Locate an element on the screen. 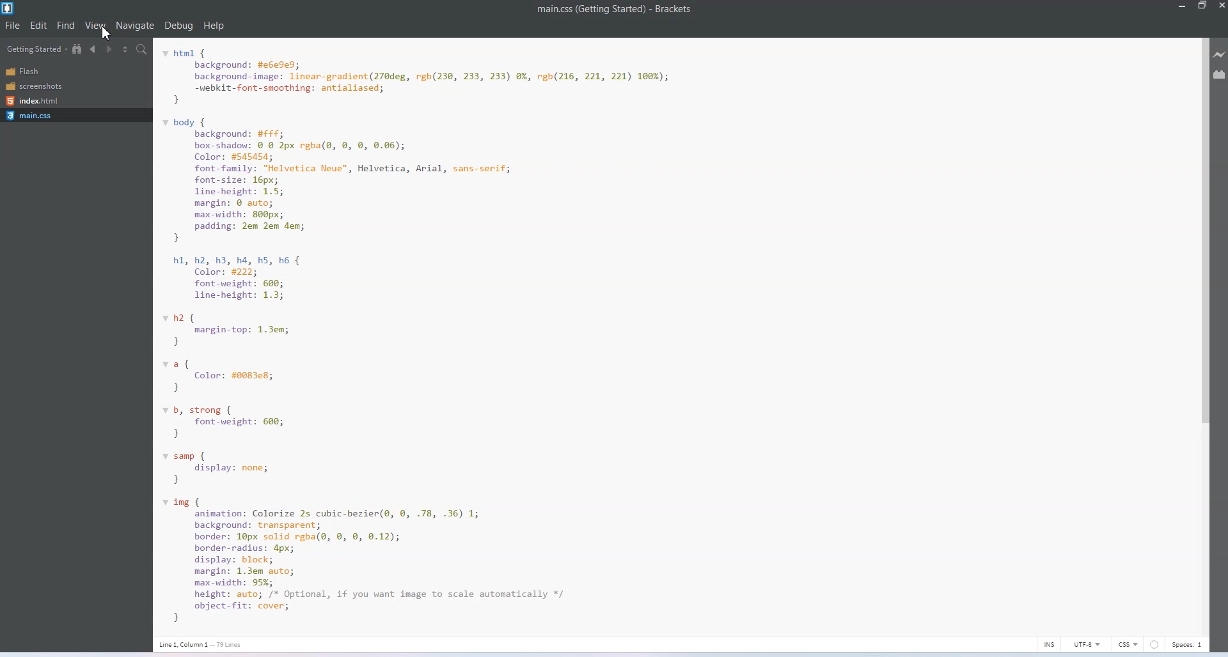 This screenshot has height=657, width=1228. css code of getting started page is located at coordinates (461, 333).